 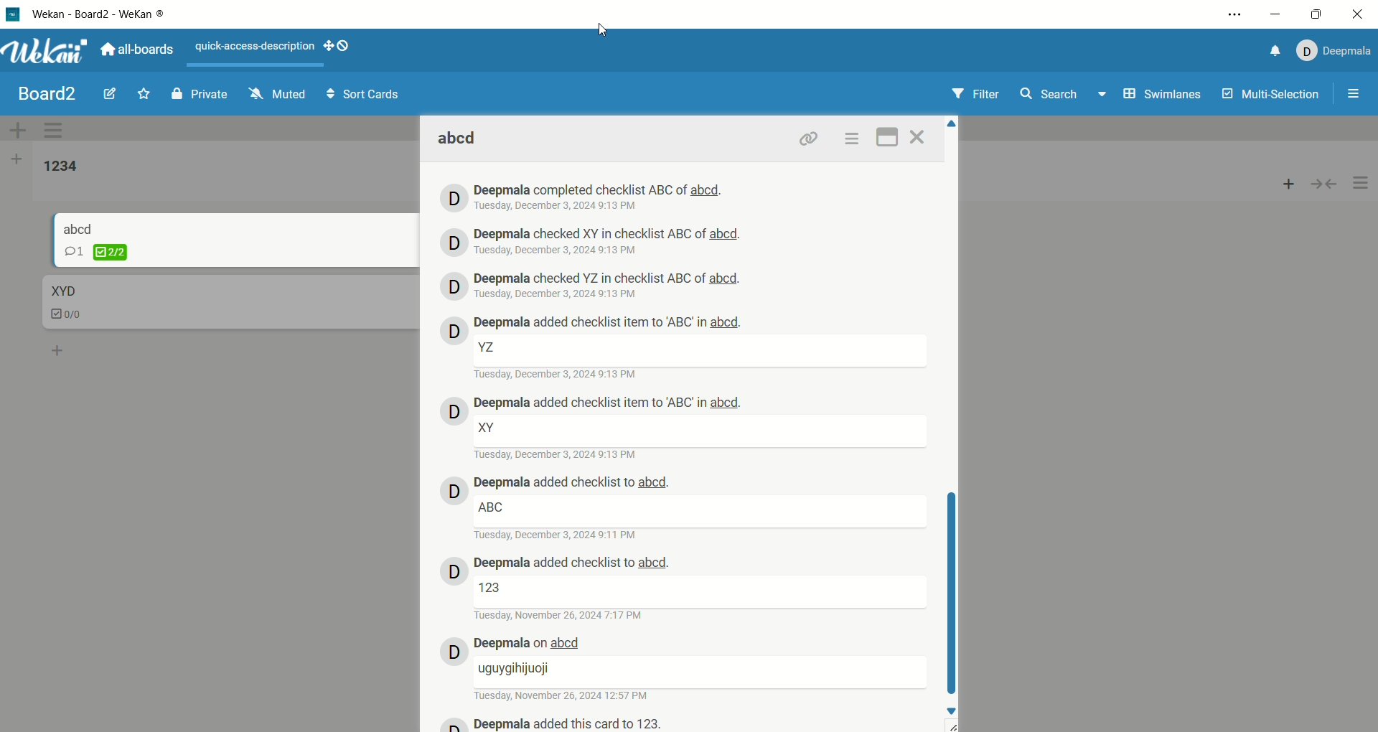 I want to click on text, so click(x=256, y=47).